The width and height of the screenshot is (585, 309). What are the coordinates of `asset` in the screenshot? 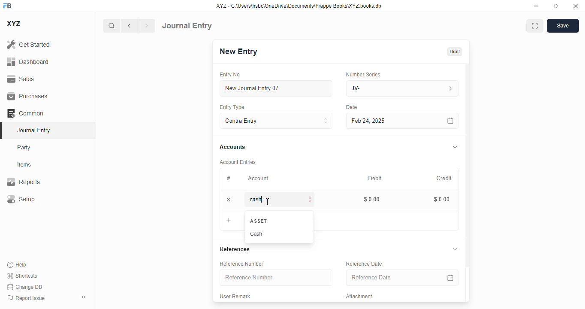 It's located at (259, 221).